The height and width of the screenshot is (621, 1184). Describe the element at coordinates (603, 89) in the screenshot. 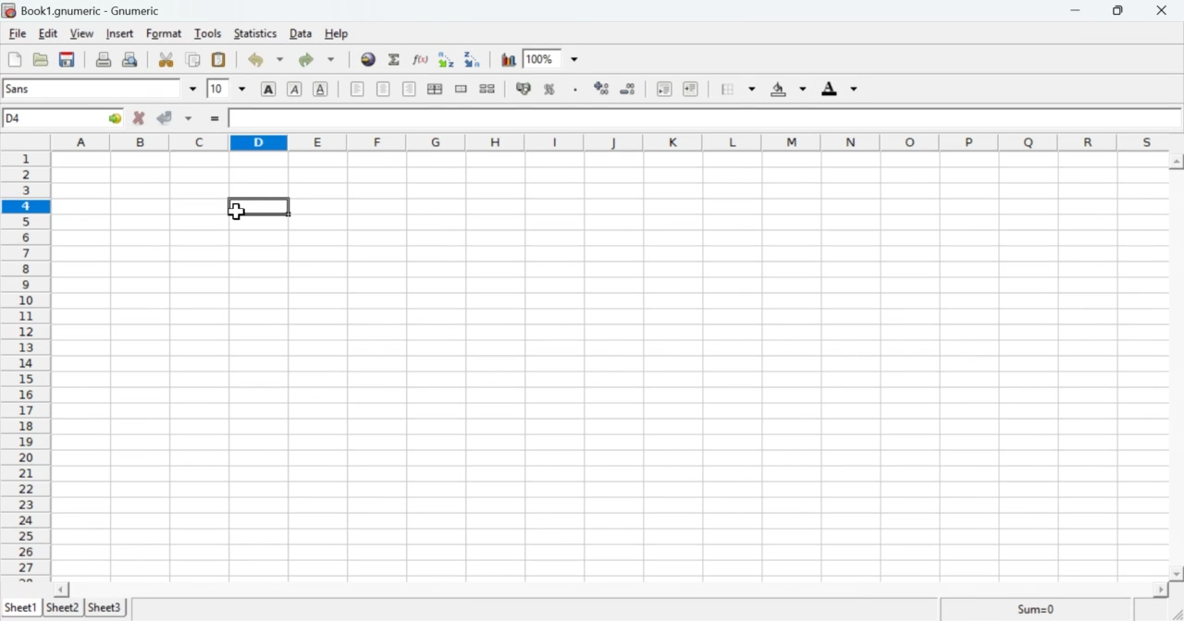

I see `Increase number of decimals` at that location.